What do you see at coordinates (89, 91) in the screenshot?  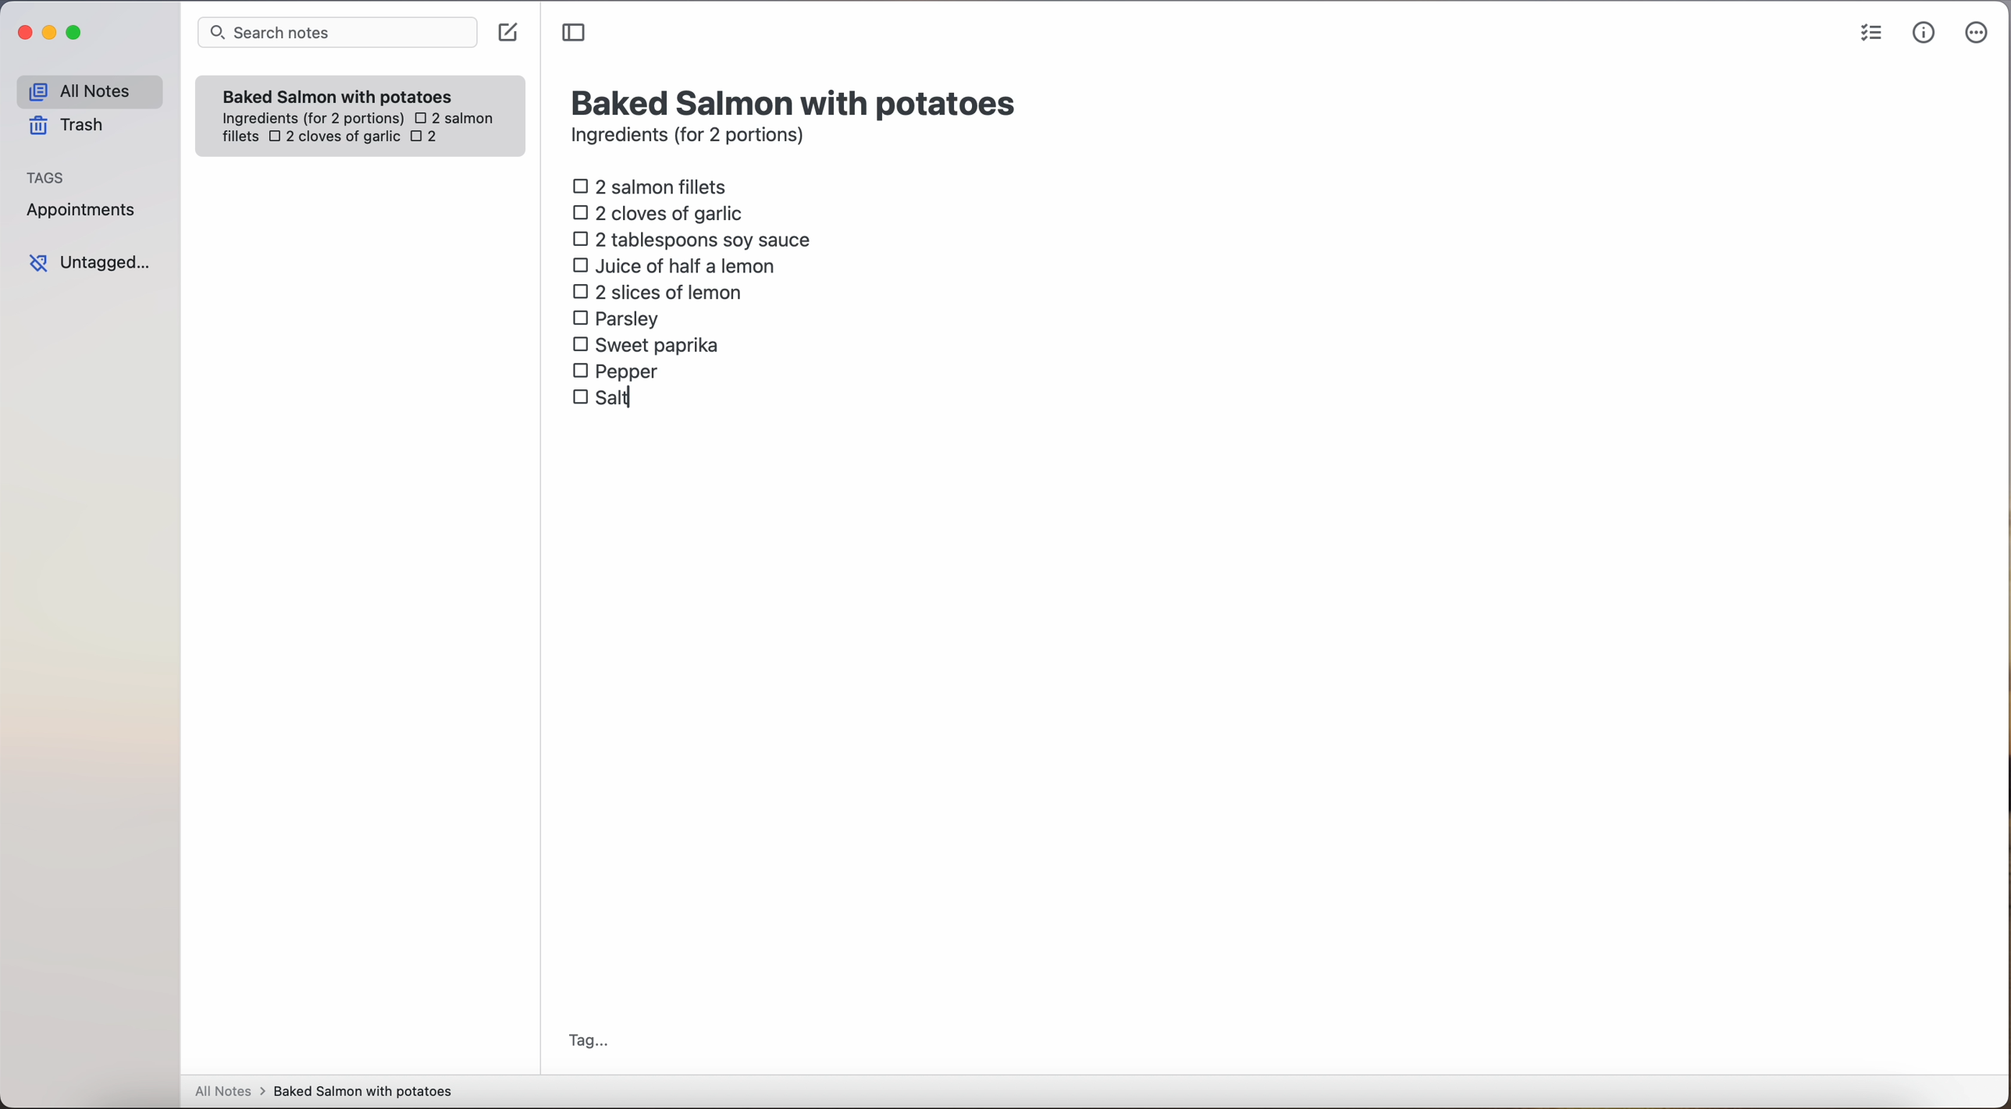 I see `all notes` at bounding box center [89, 91].